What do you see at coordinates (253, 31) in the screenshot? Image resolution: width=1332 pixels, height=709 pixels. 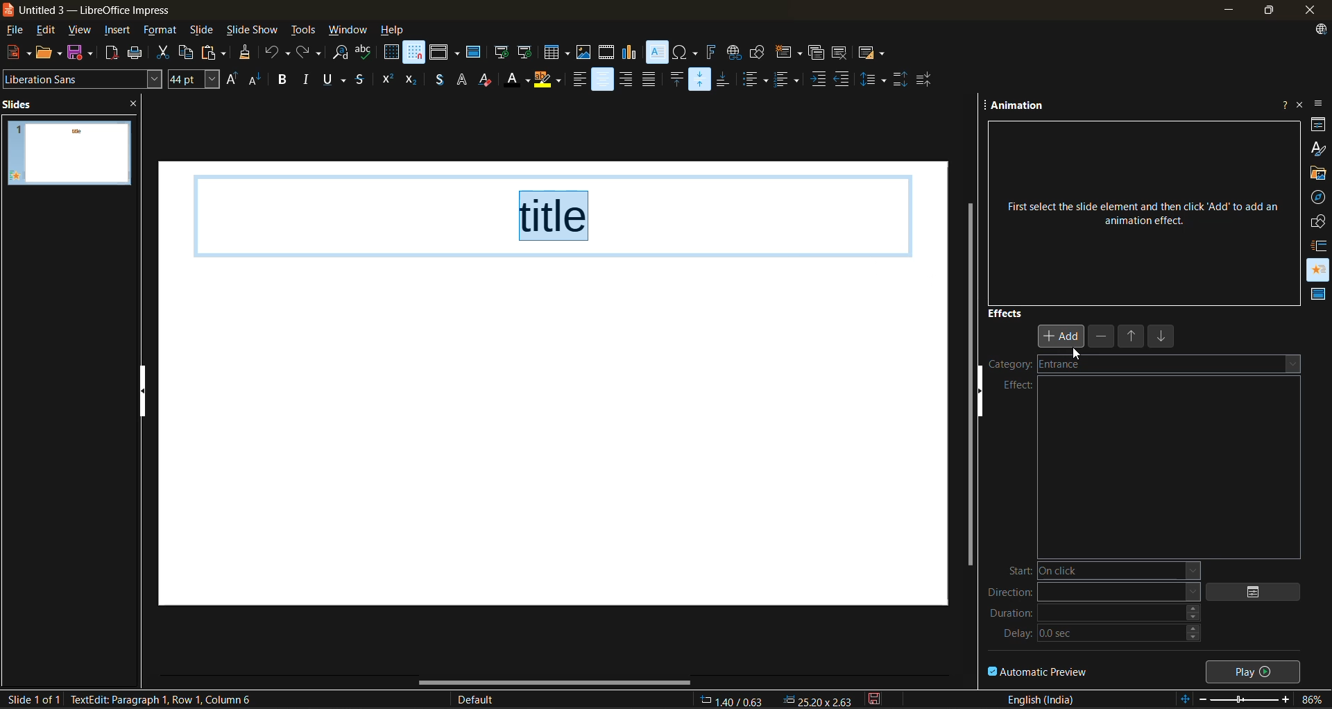 I see `slide show` at bounding box center [253, 31].